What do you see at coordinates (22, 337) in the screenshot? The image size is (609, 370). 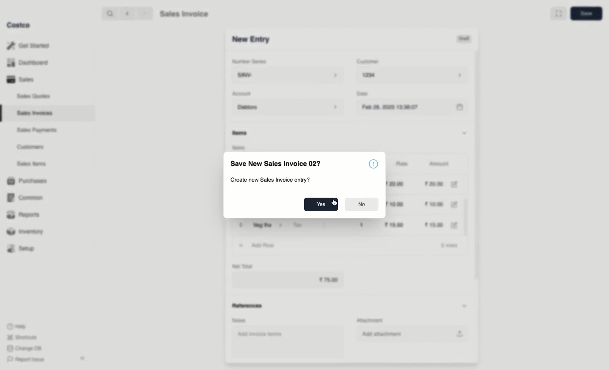 I see `Shortcuts` at bounding box center [22, 337].